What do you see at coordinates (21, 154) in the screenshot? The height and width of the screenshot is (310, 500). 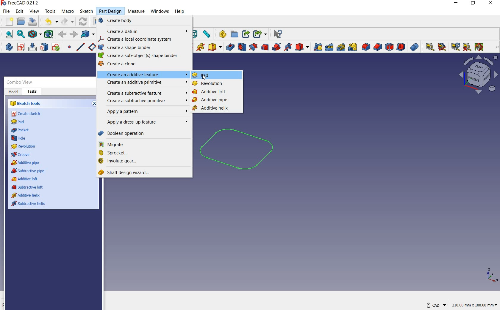 I see `groove` at bounding box center [21, 154].